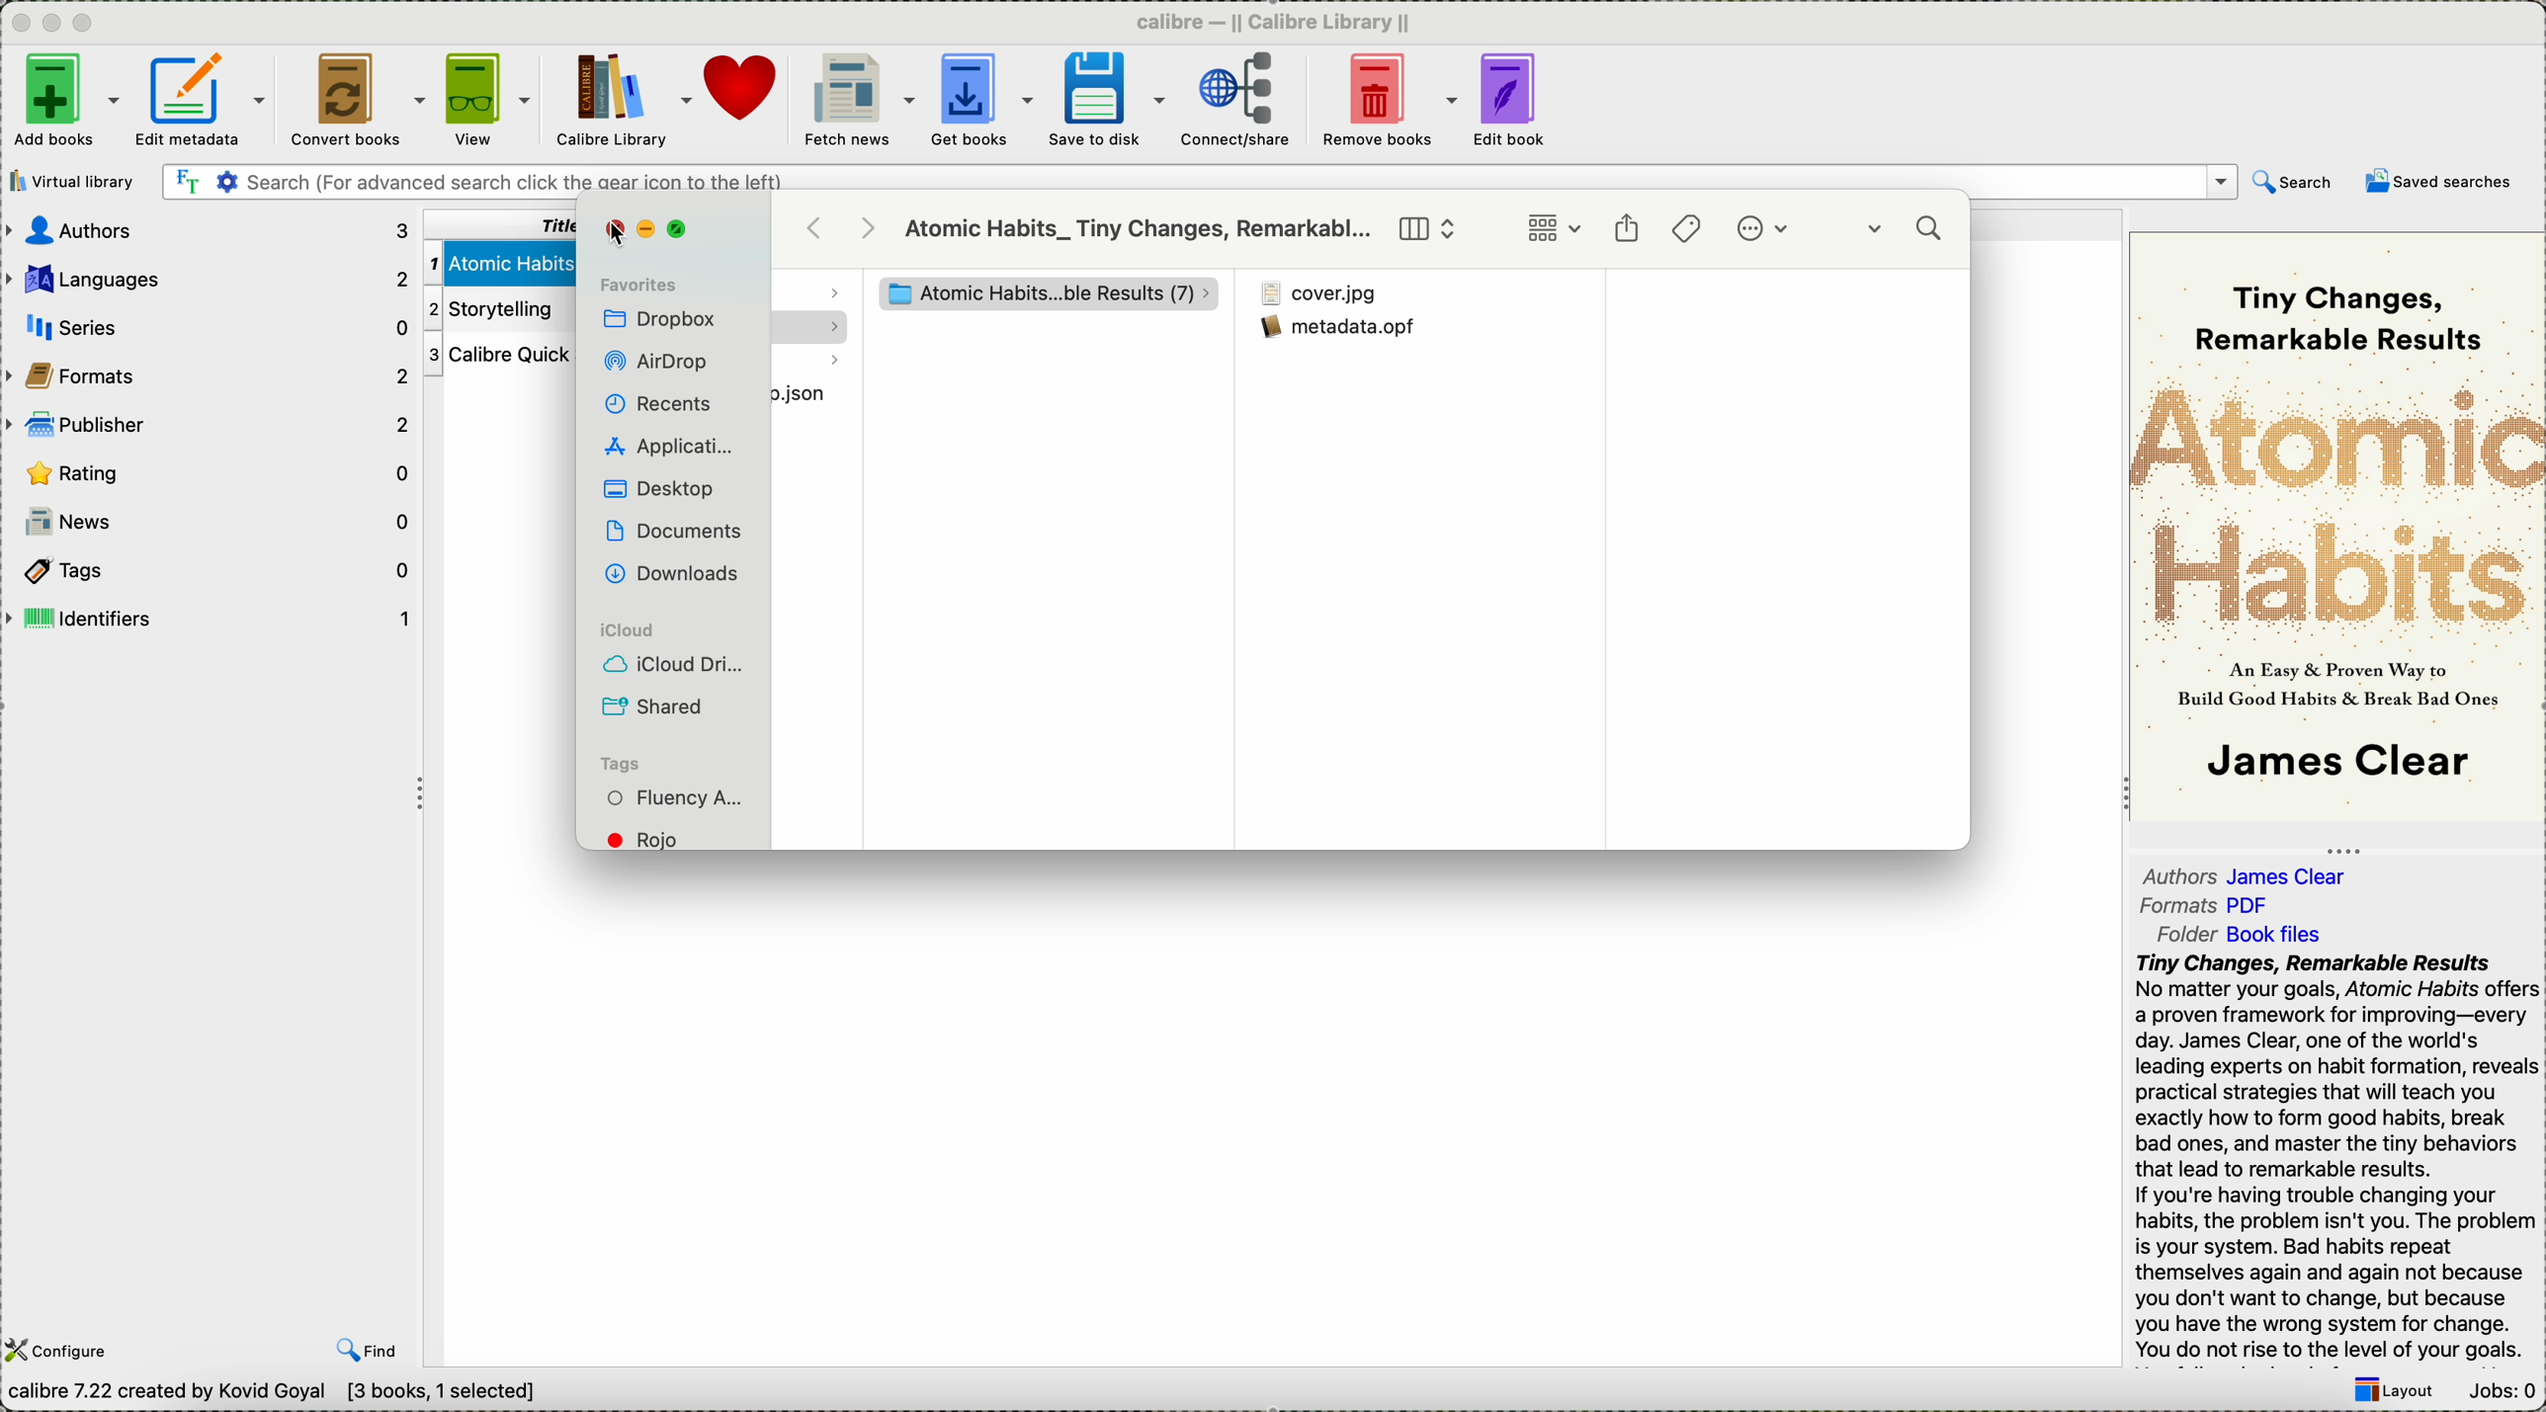  What do you see at coordinates (1389, 102) in the screenshot?
I see `remove books` at bounding box center [1389, 102].